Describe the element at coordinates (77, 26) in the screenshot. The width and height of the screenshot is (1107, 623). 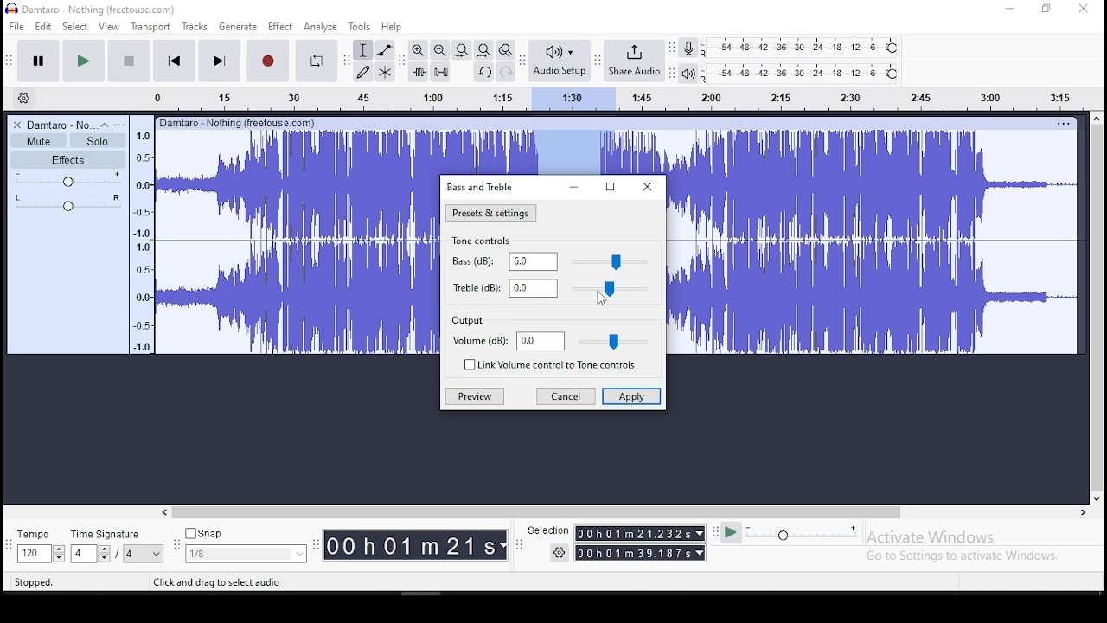
I see `select` at that location.